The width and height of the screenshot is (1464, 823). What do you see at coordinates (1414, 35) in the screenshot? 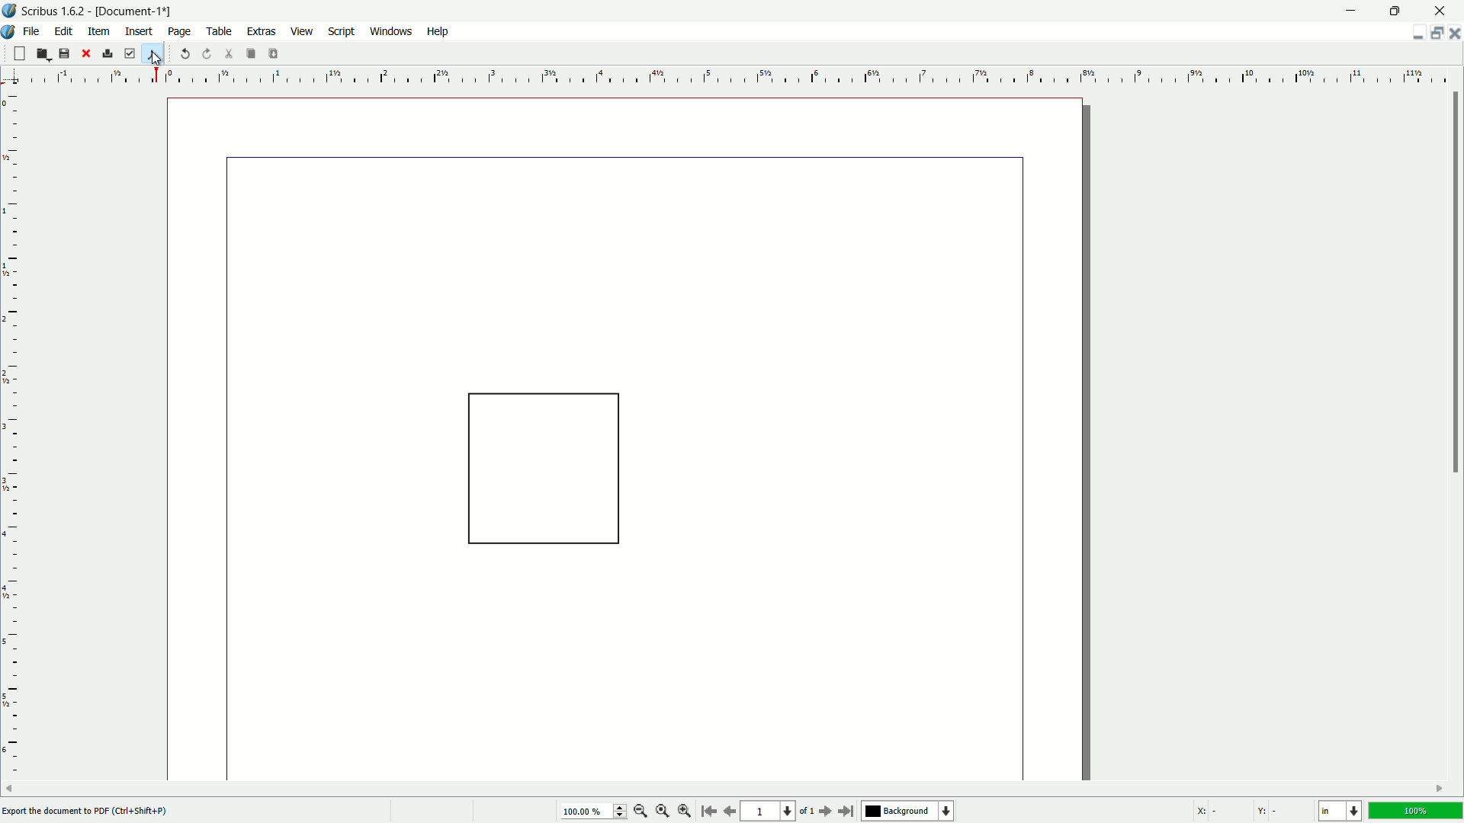
I see `minimize document` at bounding box center [1414, 35].